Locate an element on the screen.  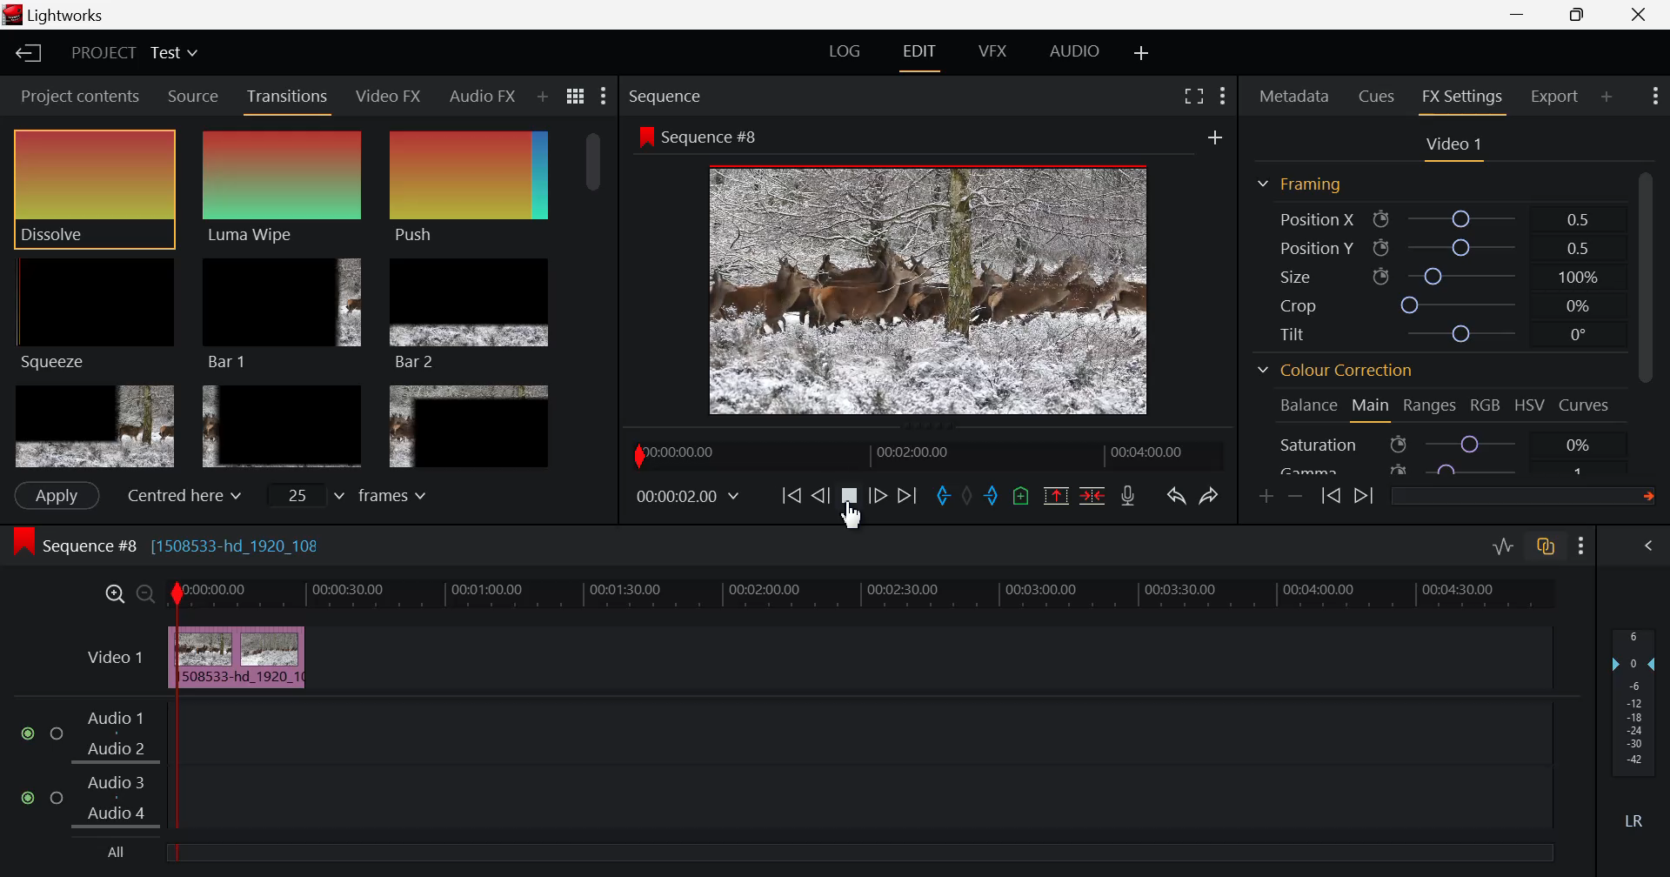
Box 4 is located at coordinates (93, 427).